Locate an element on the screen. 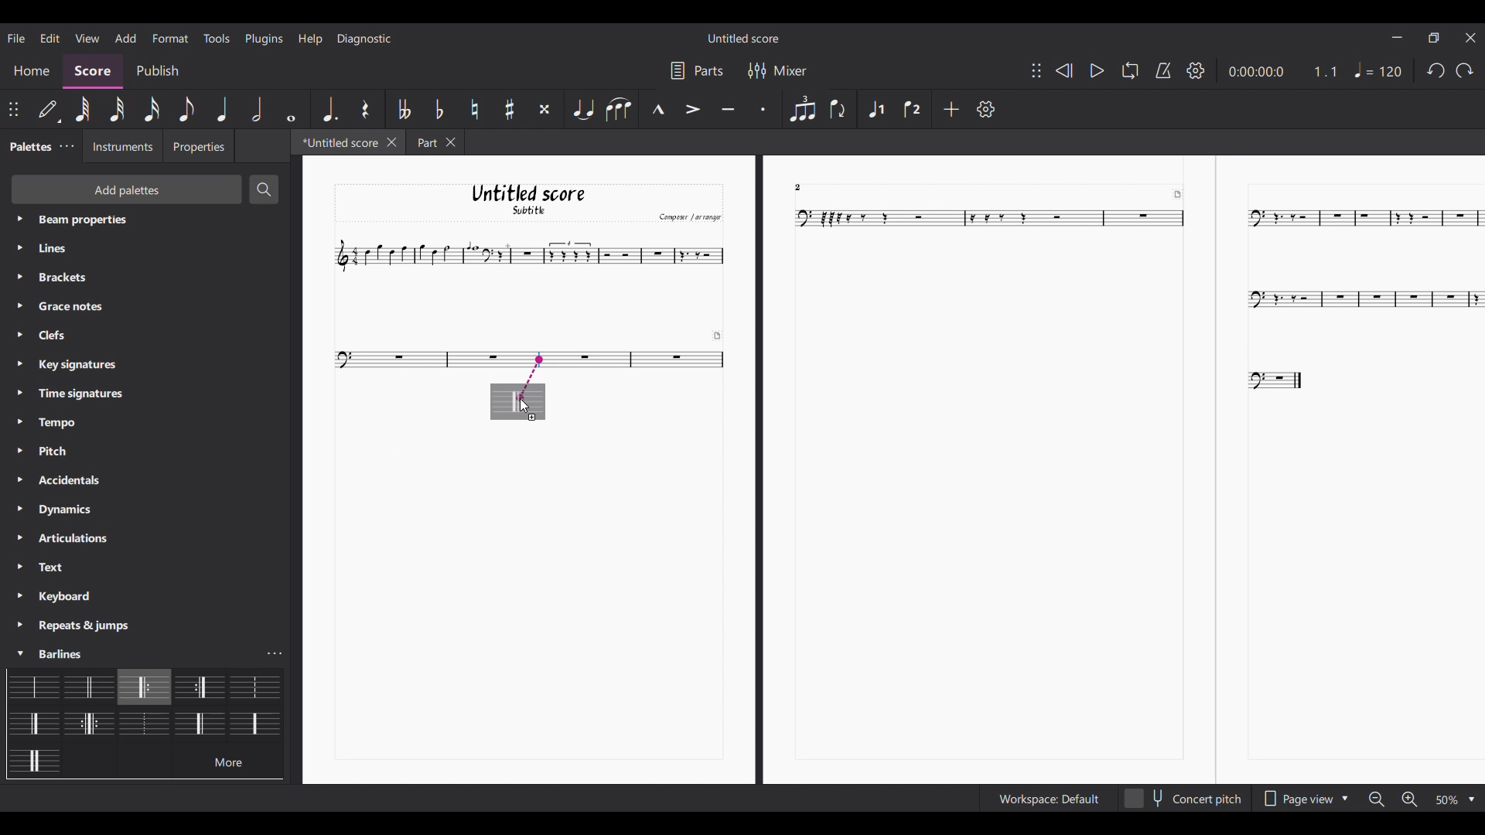  Toggle concert pitch is located at coordinates (1183, 798).